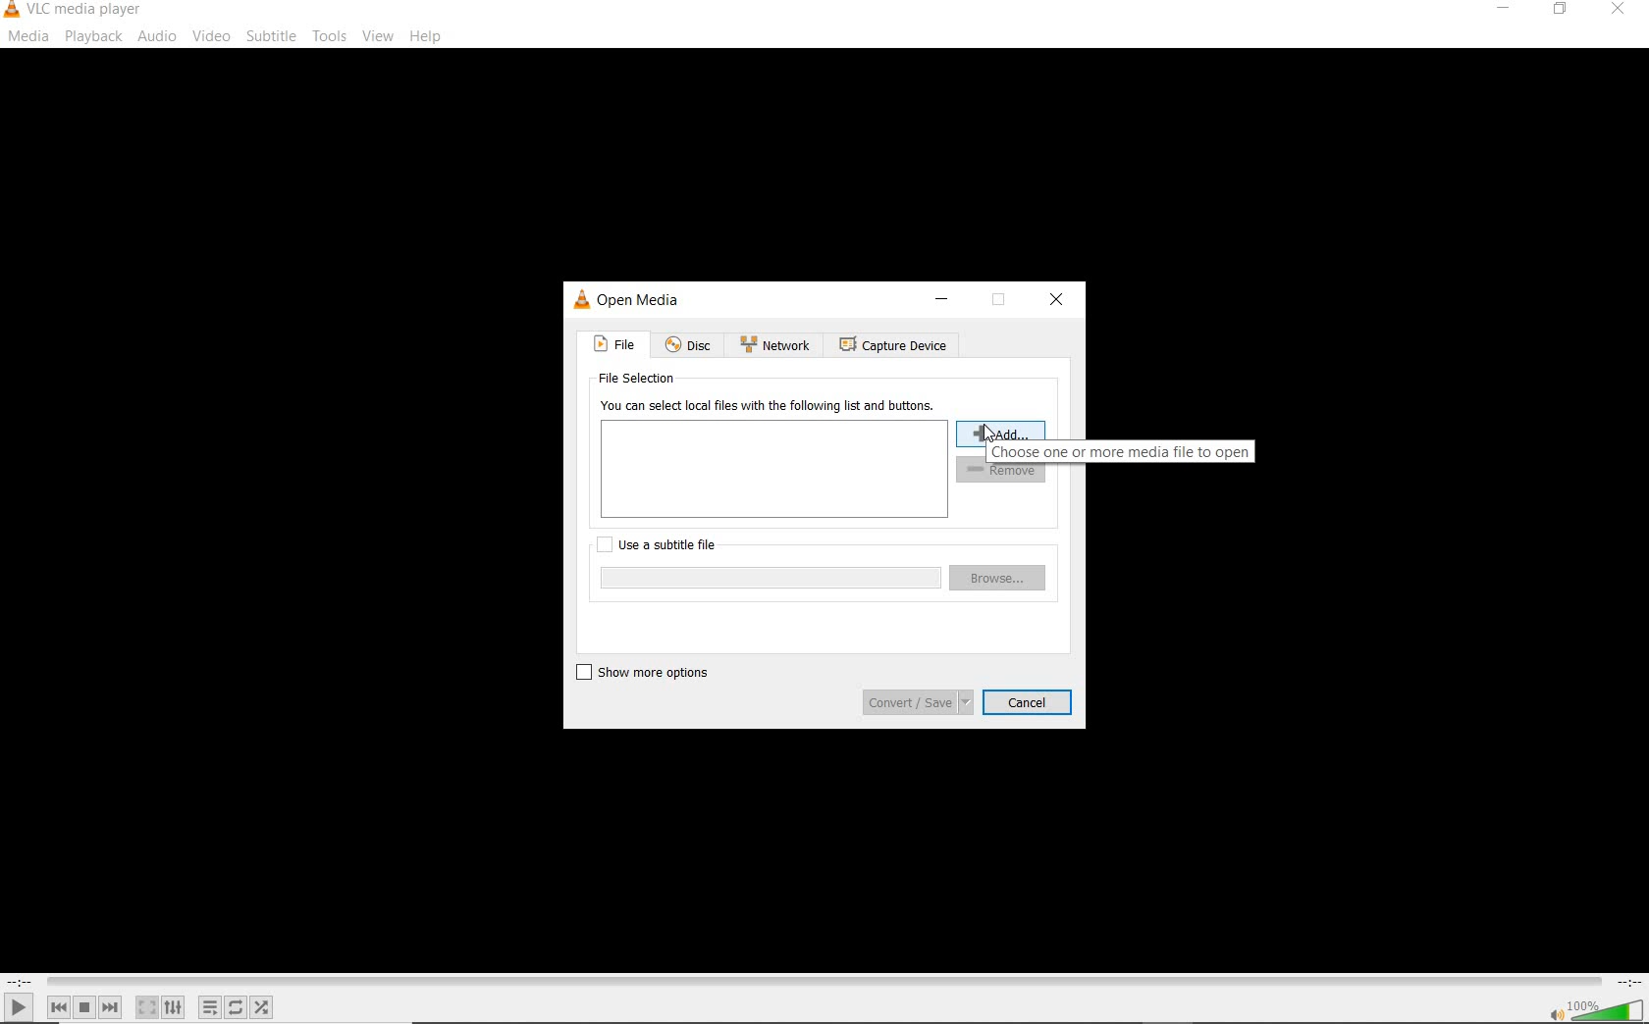  What do you see at coordinates (261, 1007) in the screenshot?
I see `random` at bounding box center [261, 1007].